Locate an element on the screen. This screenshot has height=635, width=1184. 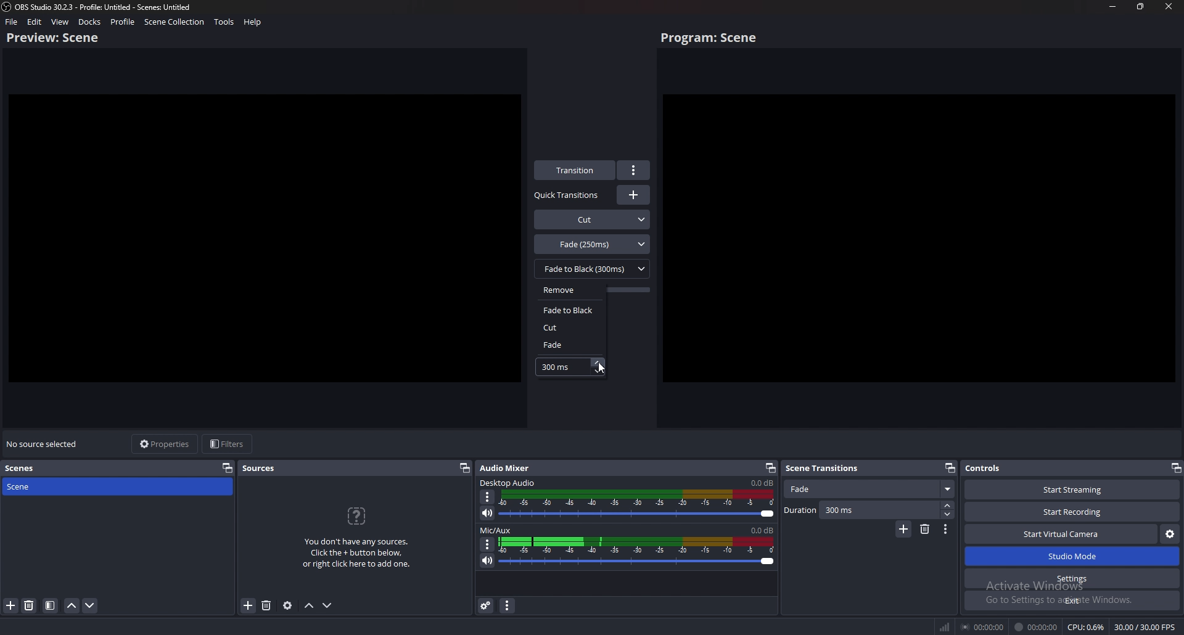
mic/aux sound is located at coordinates (761, 530).